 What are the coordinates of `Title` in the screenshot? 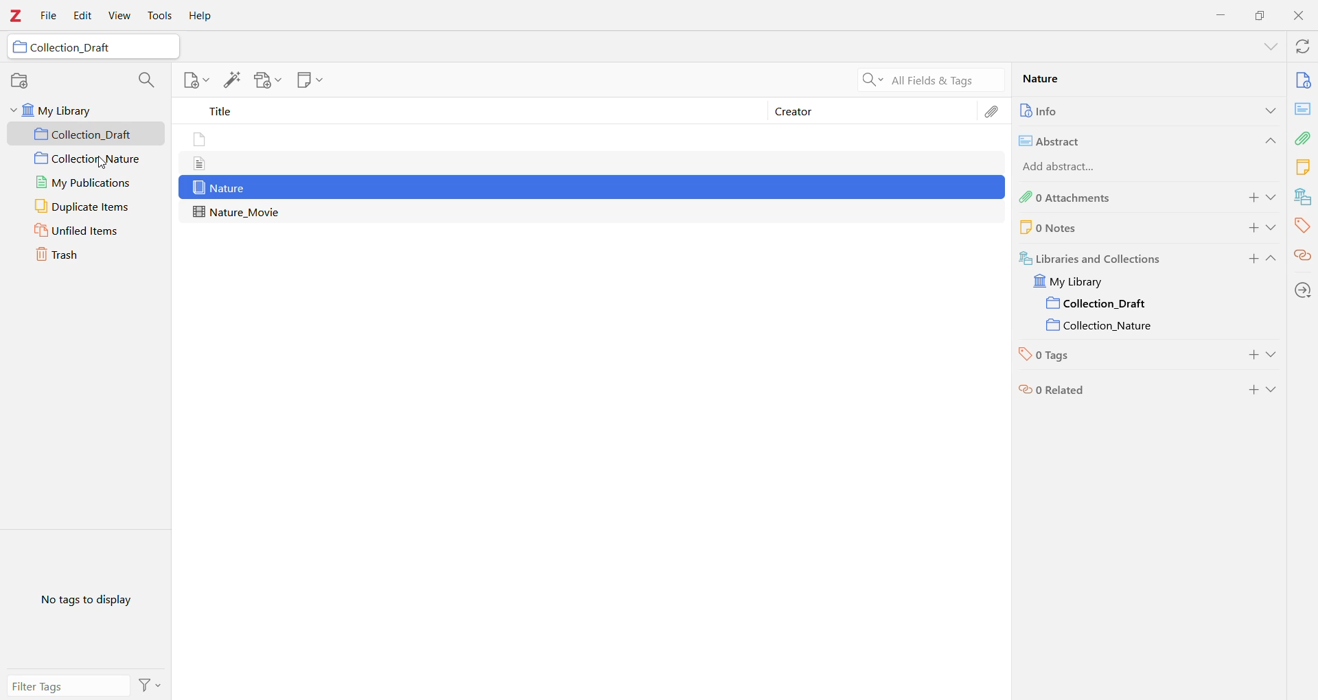 It's located at (474, 113).